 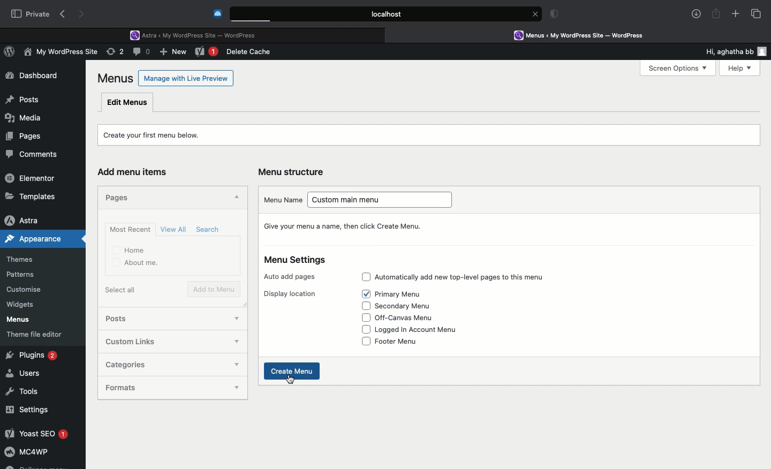 I want to click on Show, so click(x=237, y=316).